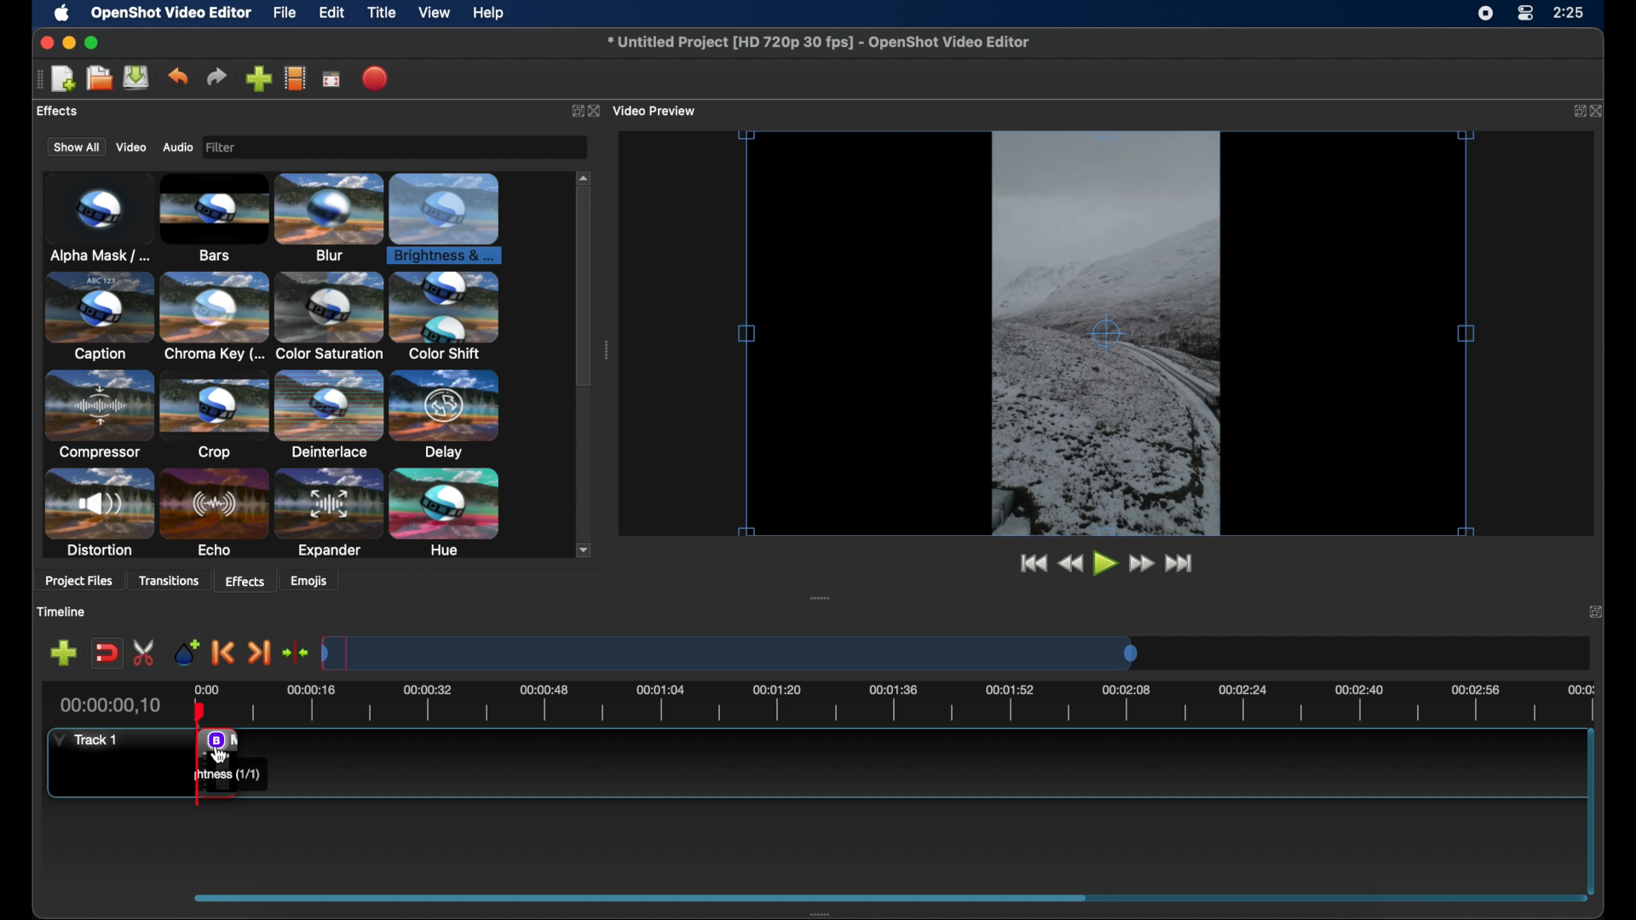 The width and height of the screenshot is (1636, 920). Describe the element at coordinates (921, 704) in the screenshot. I see `timeline scale` at that location.